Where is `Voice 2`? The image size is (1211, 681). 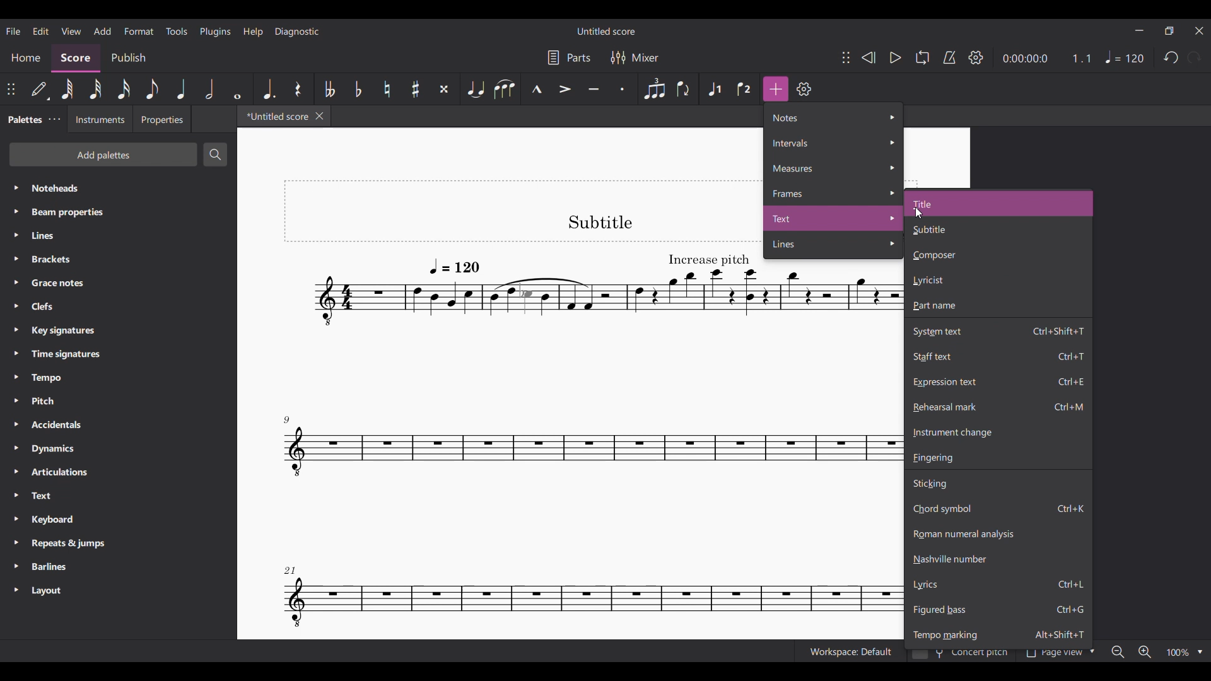 Voice 2 is located at coordinates (745, 89).